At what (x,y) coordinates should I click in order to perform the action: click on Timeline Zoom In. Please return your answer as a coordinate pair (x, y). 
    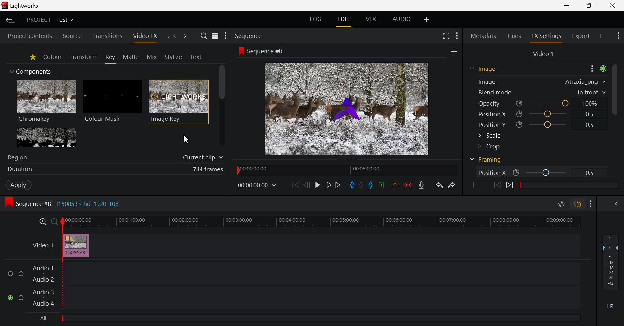
    Looking at the image, I should click on (42, 220).